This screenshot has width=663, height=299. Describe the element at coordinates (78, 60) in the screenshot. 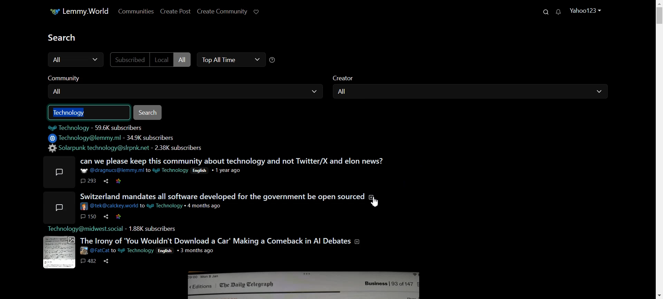

I see `All` at that location.